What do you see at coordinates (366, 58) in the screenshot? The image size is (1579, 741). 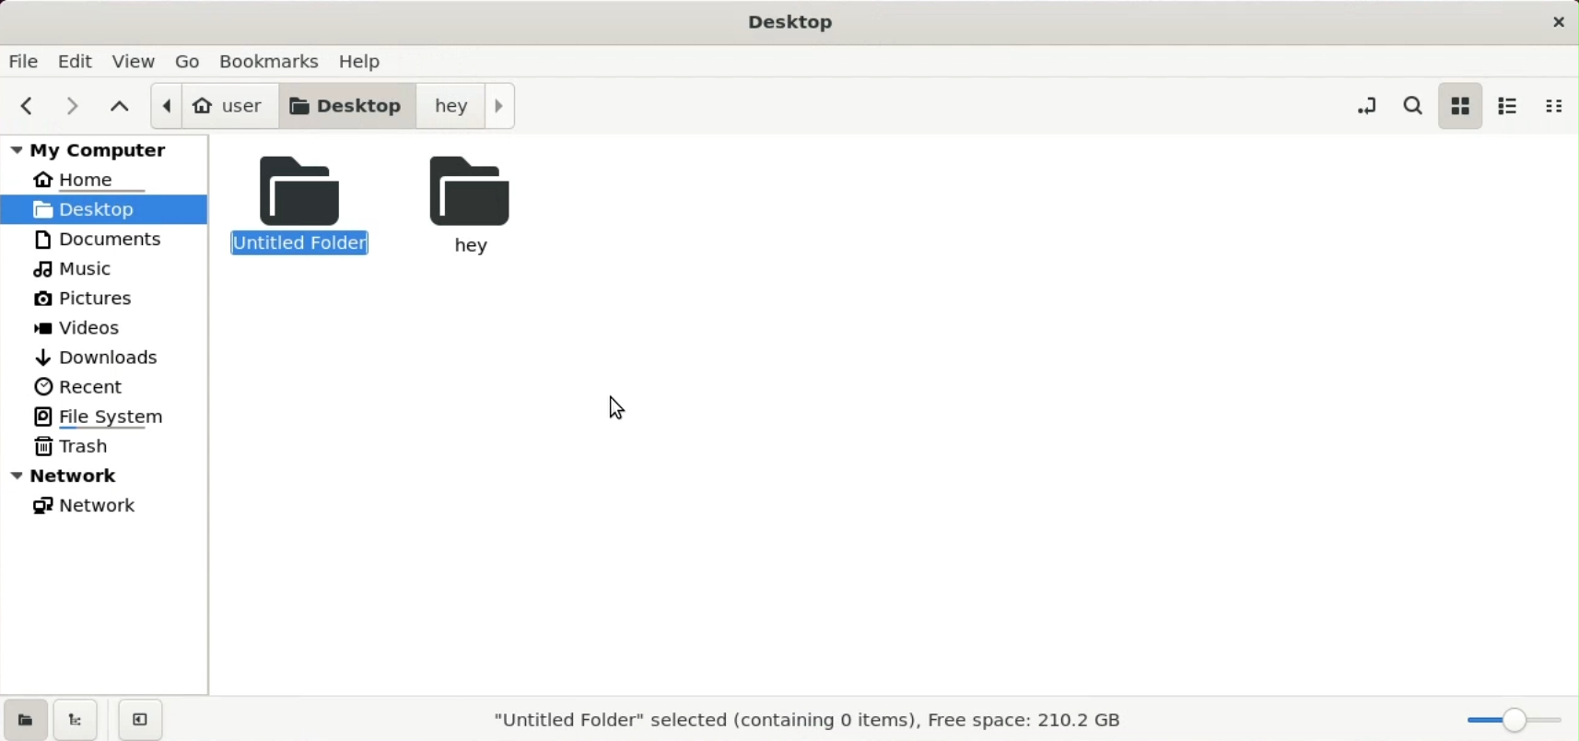 I see `help` at bounding box center [366, 58].